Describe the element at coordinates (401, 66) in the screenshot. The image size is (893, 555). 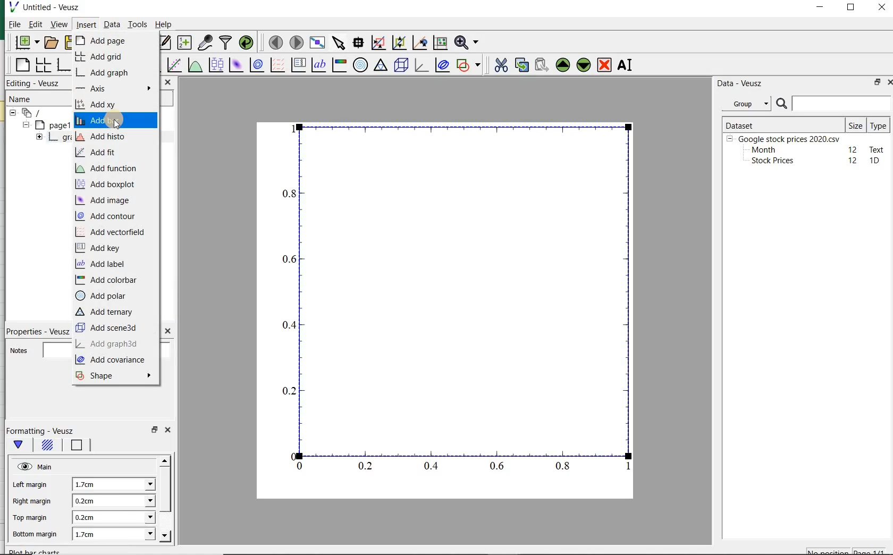
I see `3d scene` at that location.